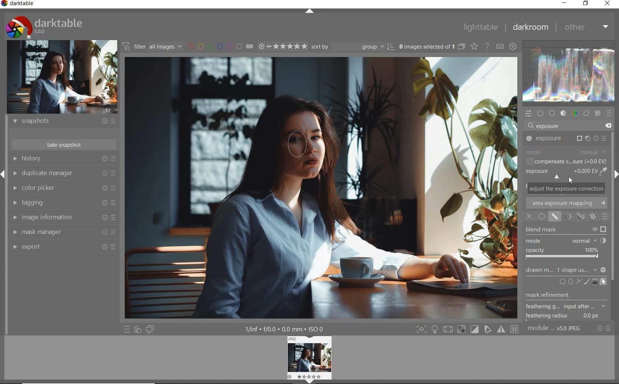 Image resolution: width=619 pixels, height=384 pixels. I want to click on tagging, so click(65, 203).